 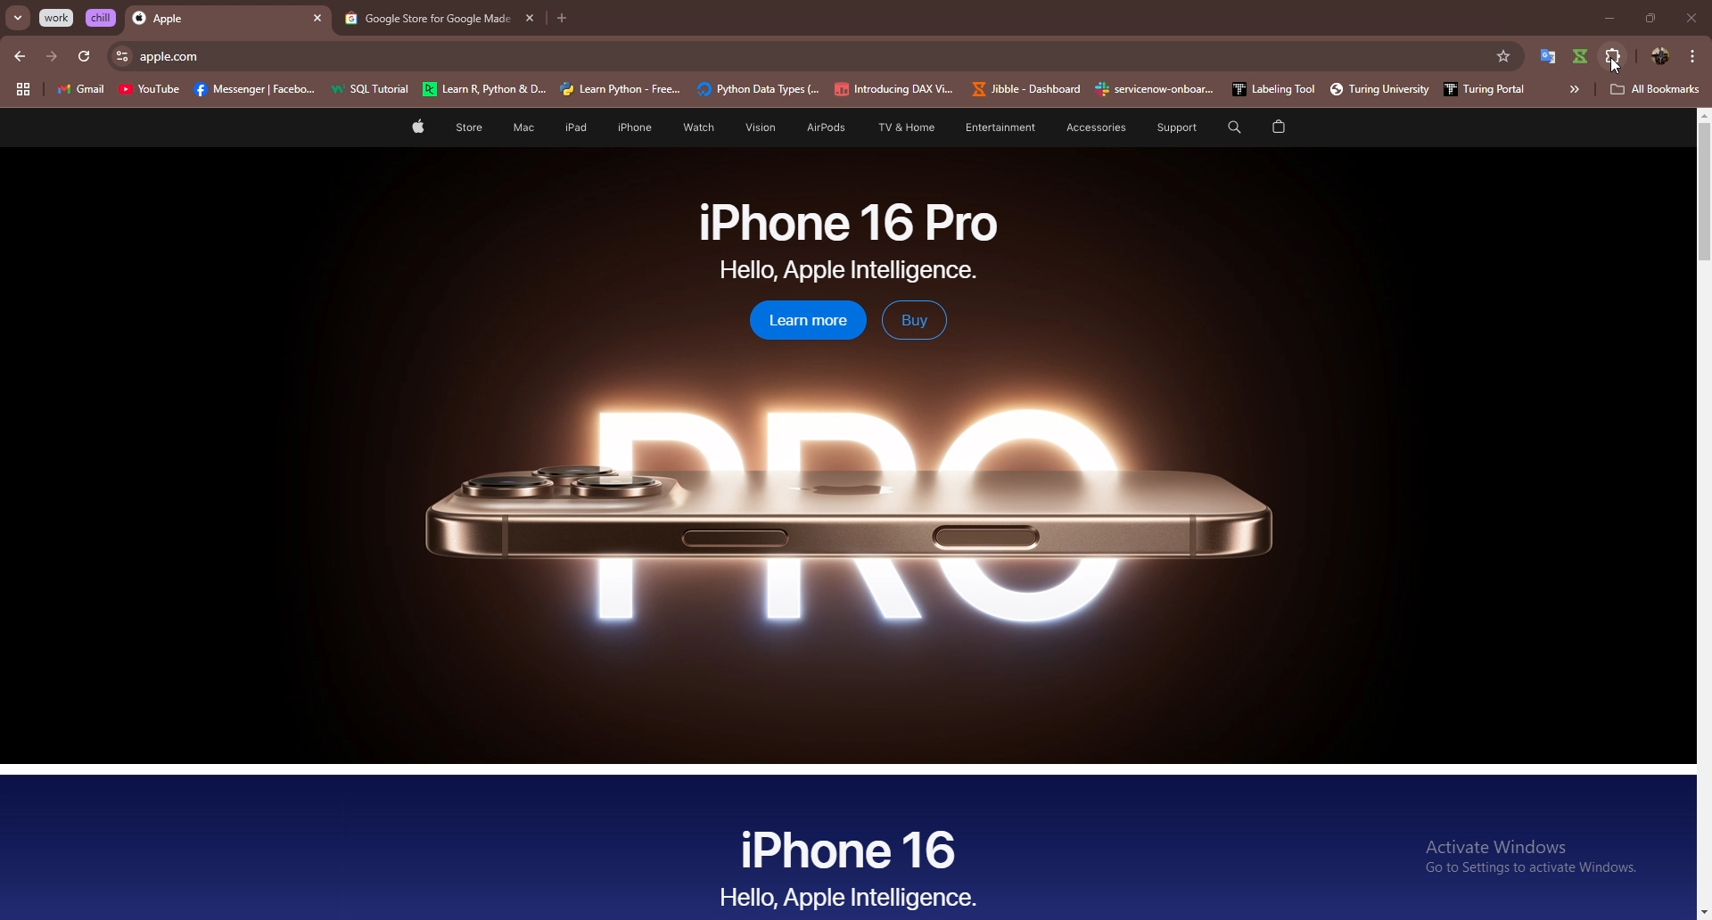 What do you see at coordinates (257, 90) in the screenshot?
I see `Messenger|Faceb` at bounding box center [257, 90].